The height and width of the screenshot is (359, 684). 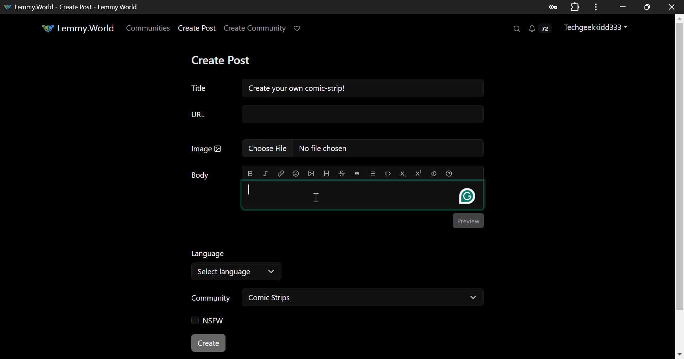 What do you see at coordinates (316, 197) in the screenshot?
I see `Cursor on Post Body Field` at bounding box center [316, 197].